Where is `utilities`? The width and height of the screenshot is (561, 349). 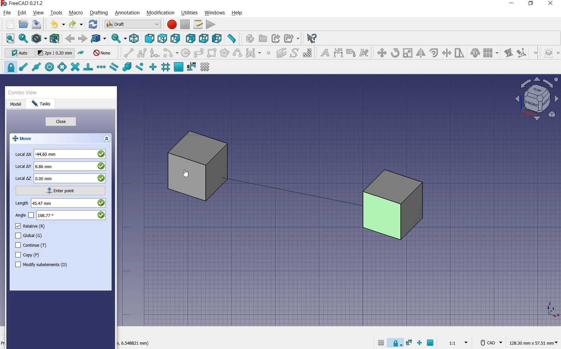 utilities is located at coordinates (190, 12).